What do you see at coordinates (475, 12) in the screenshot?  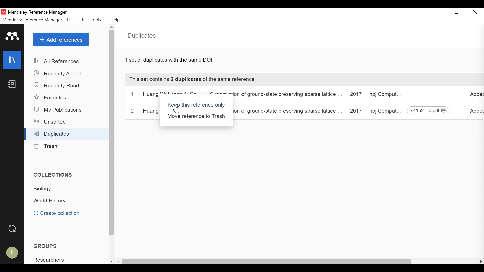 I see `Close` at bounding box center [475, 12].